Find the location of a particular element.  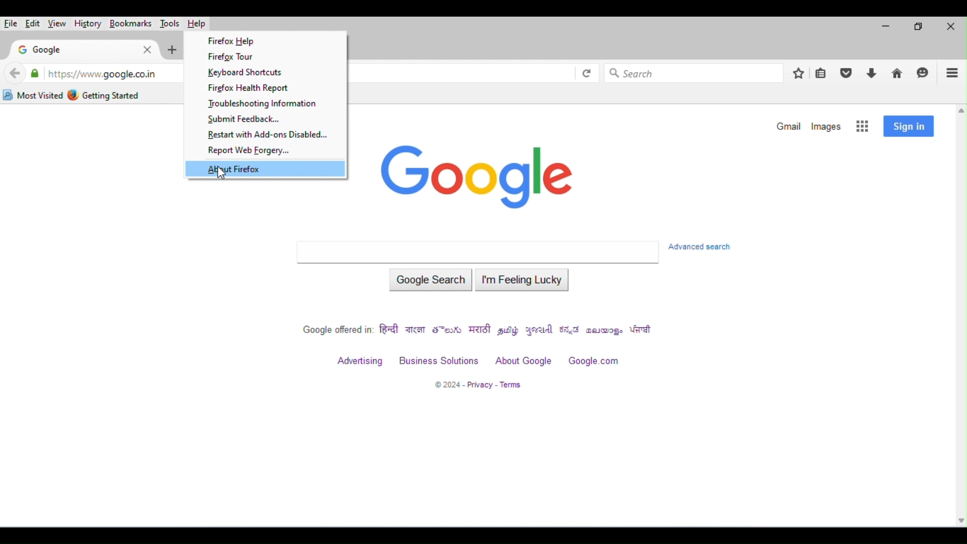

close  is located at coordinates (145, 50).